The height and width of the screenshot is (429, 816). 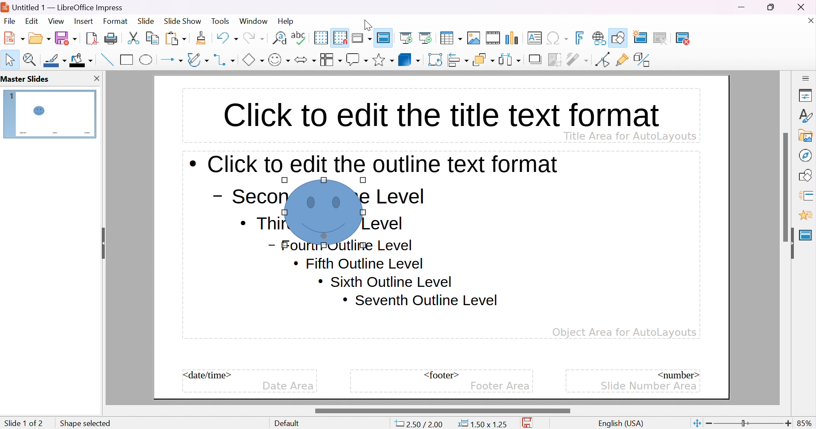 What do you see at coordinates (578, 59) in the screenshot?
I see `filter` at bounding box center [578, 59].